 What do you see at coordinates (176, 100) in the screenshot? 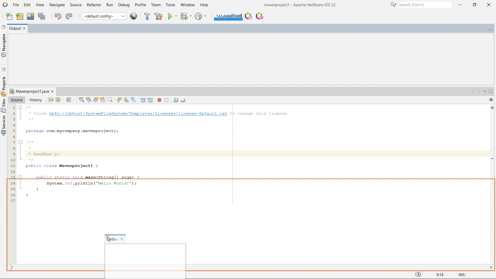
I see `comment` at bounding box center [176, 100].